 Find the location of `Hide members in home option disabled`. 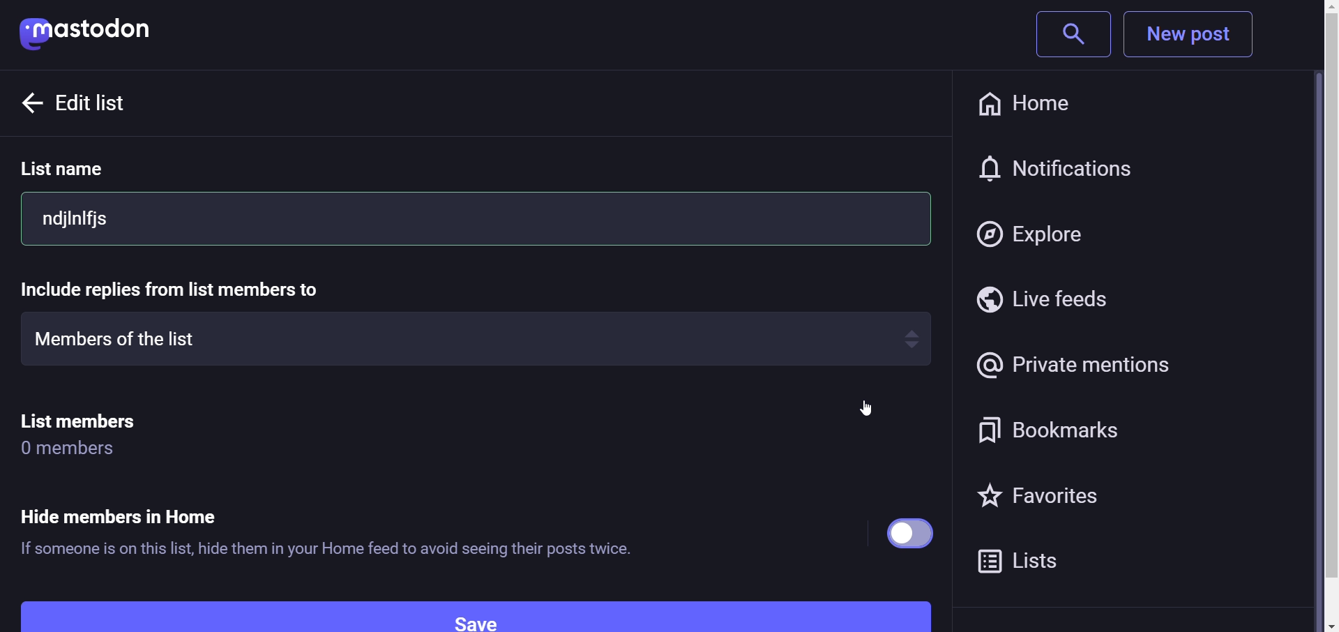

Hide members in home option disabled is located at coordinates (911, 532).